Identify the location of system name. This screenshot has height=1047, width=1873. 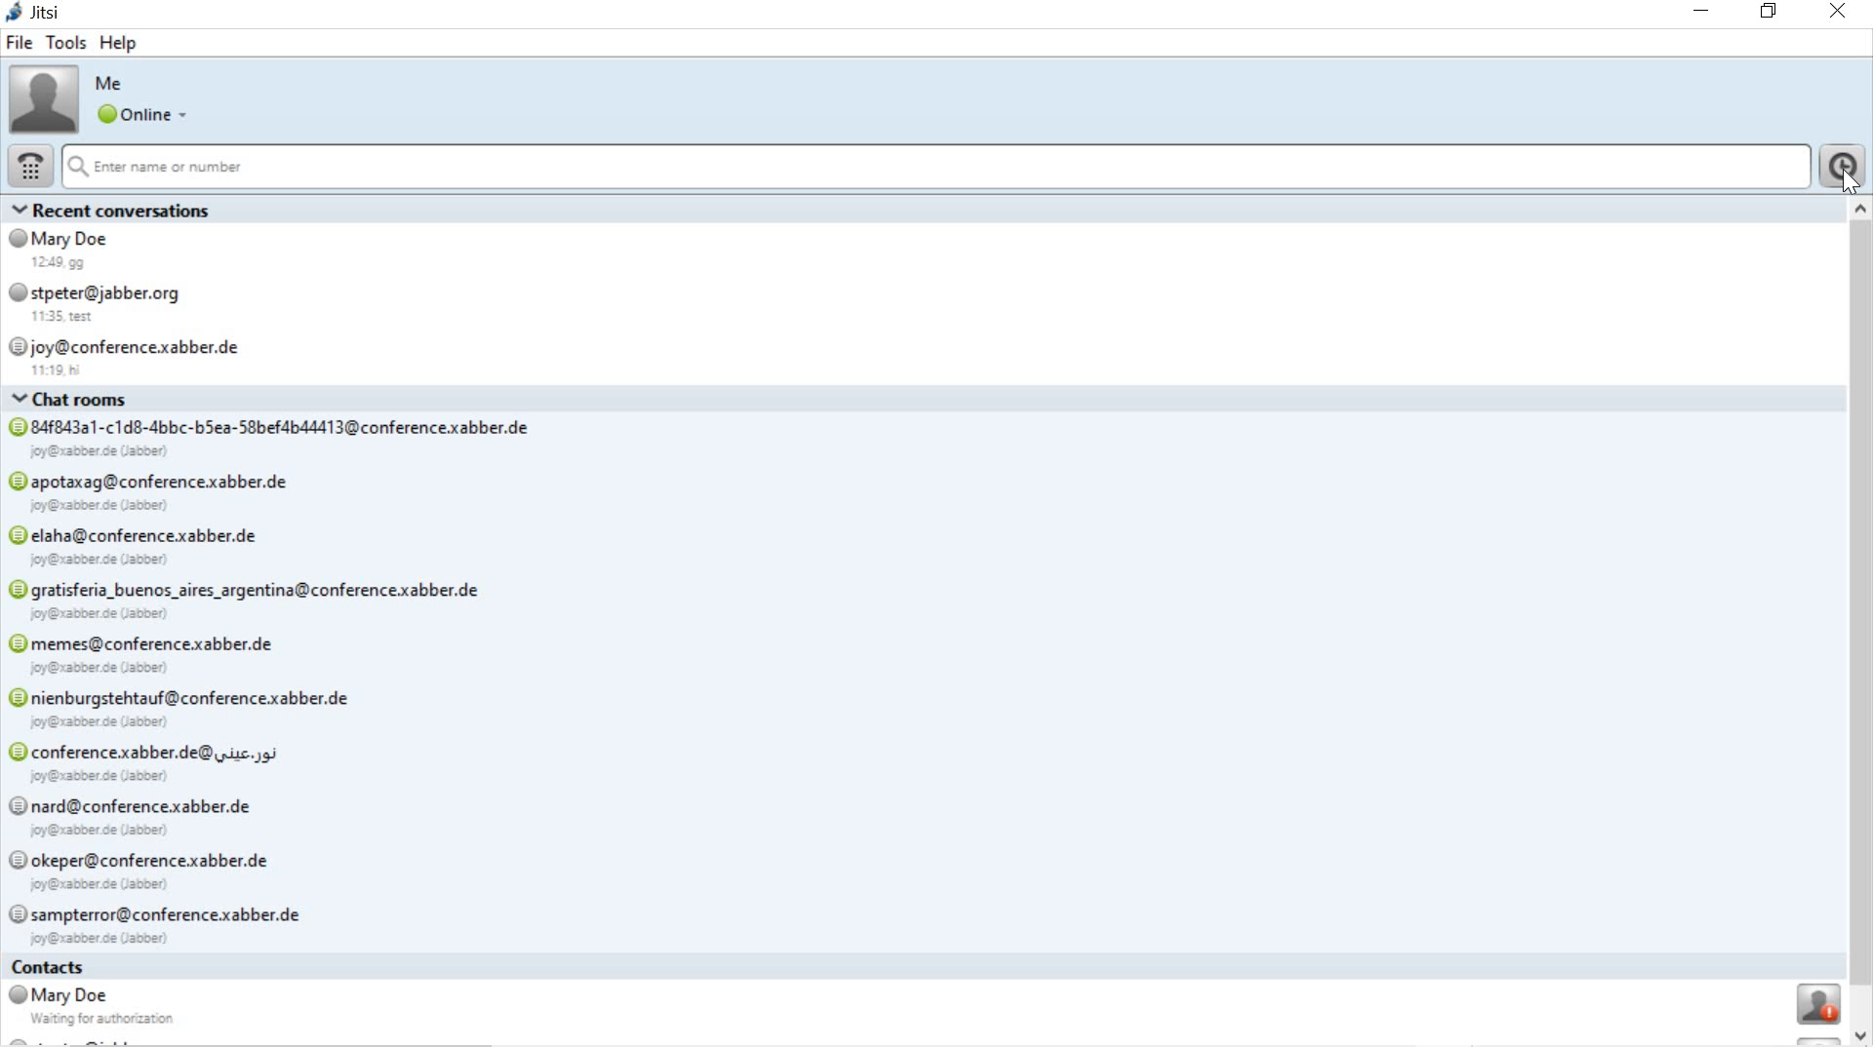
(35, 14).